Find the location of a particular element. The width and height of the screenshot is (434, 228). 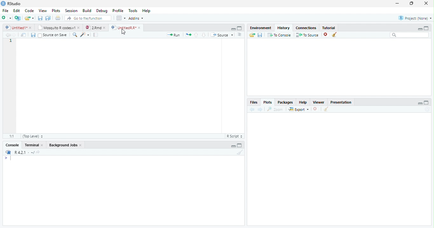

Plots is located at coordinates (268, 102).